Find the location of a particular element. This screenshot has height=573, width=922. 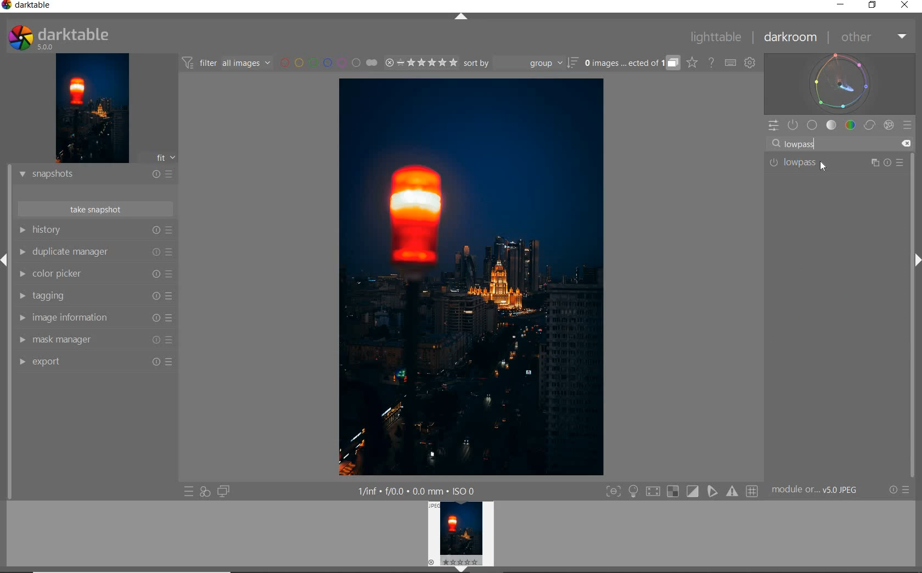

SHOW ONLY ACTIVE MODULES is located at coordinates (794, 125).